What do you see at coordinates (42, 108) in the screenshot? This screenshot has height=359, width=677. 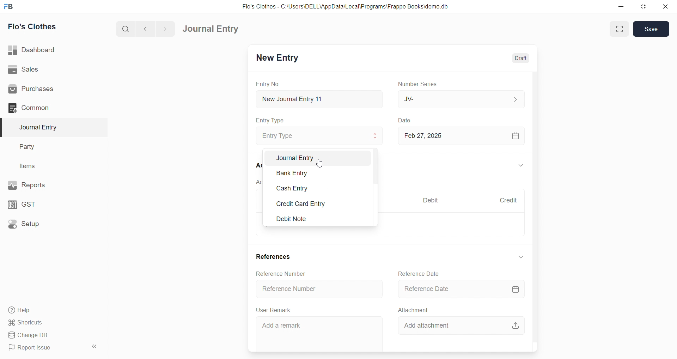 I see `Common` at bounding box center [42, 108].